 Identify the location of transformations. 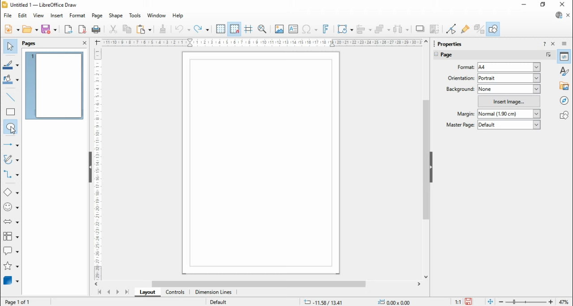
(344, 30).